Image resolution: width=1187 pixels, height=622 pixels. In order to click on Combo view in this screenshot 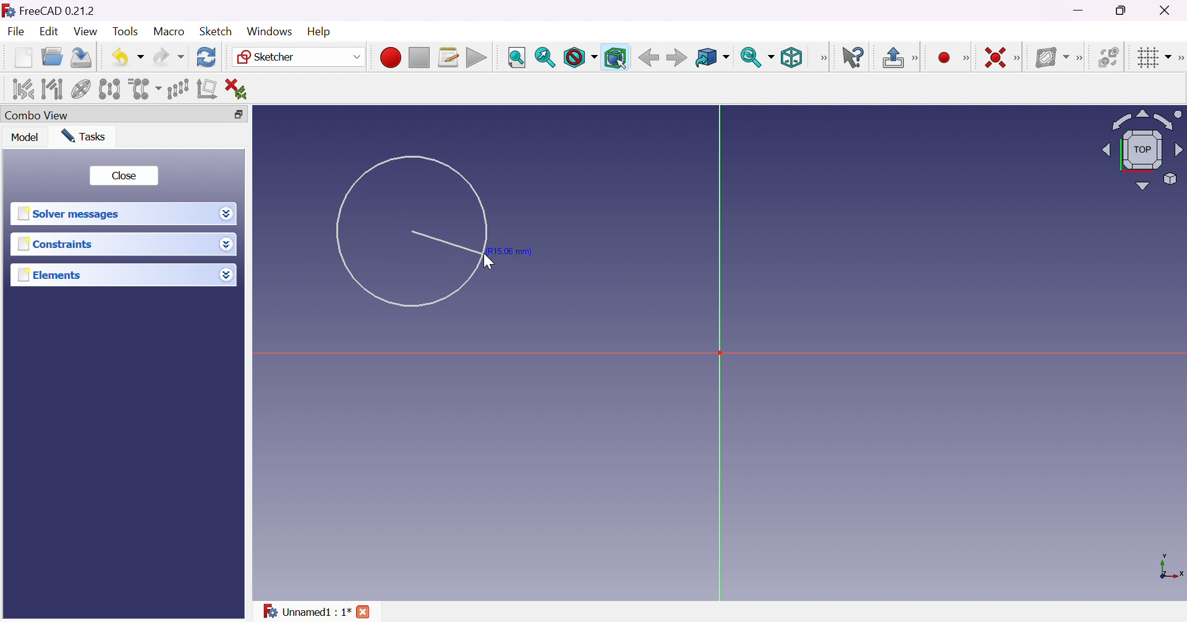, I will do `click(36, 116)`.